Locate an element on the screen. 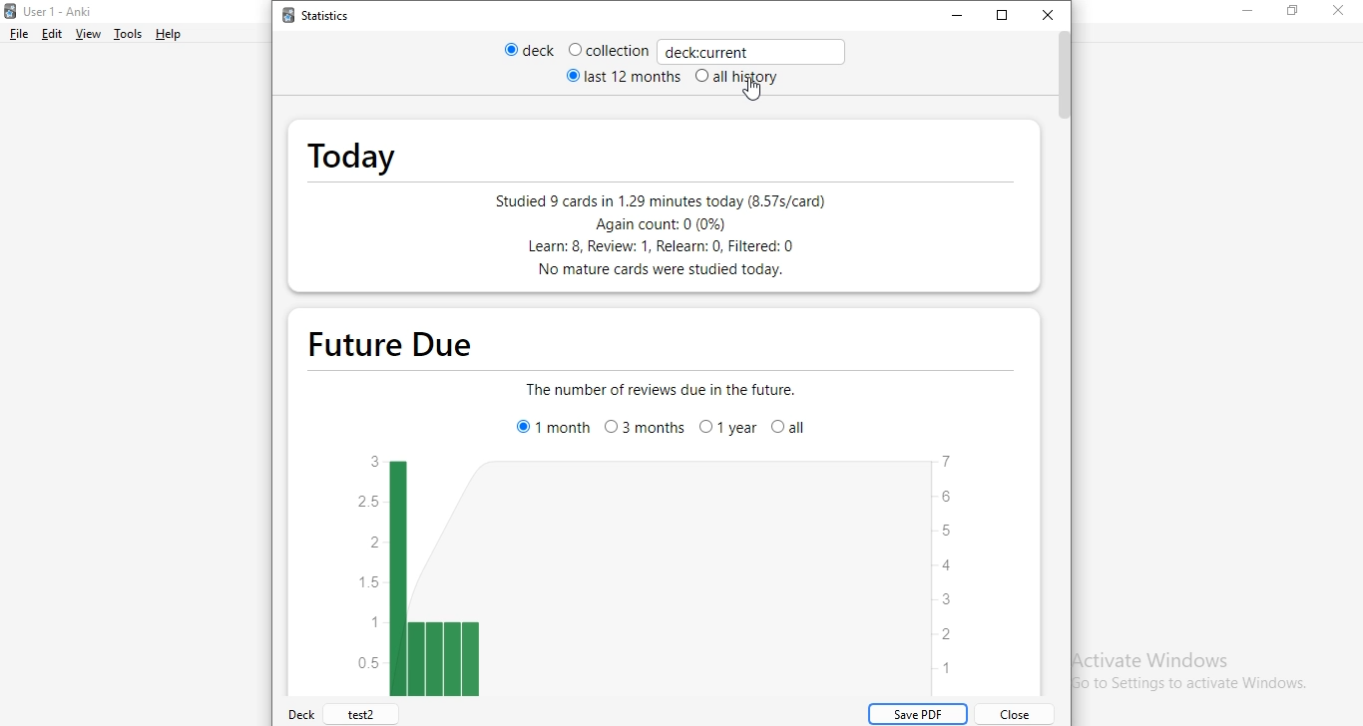  future due is located at coordinates (405, 340).